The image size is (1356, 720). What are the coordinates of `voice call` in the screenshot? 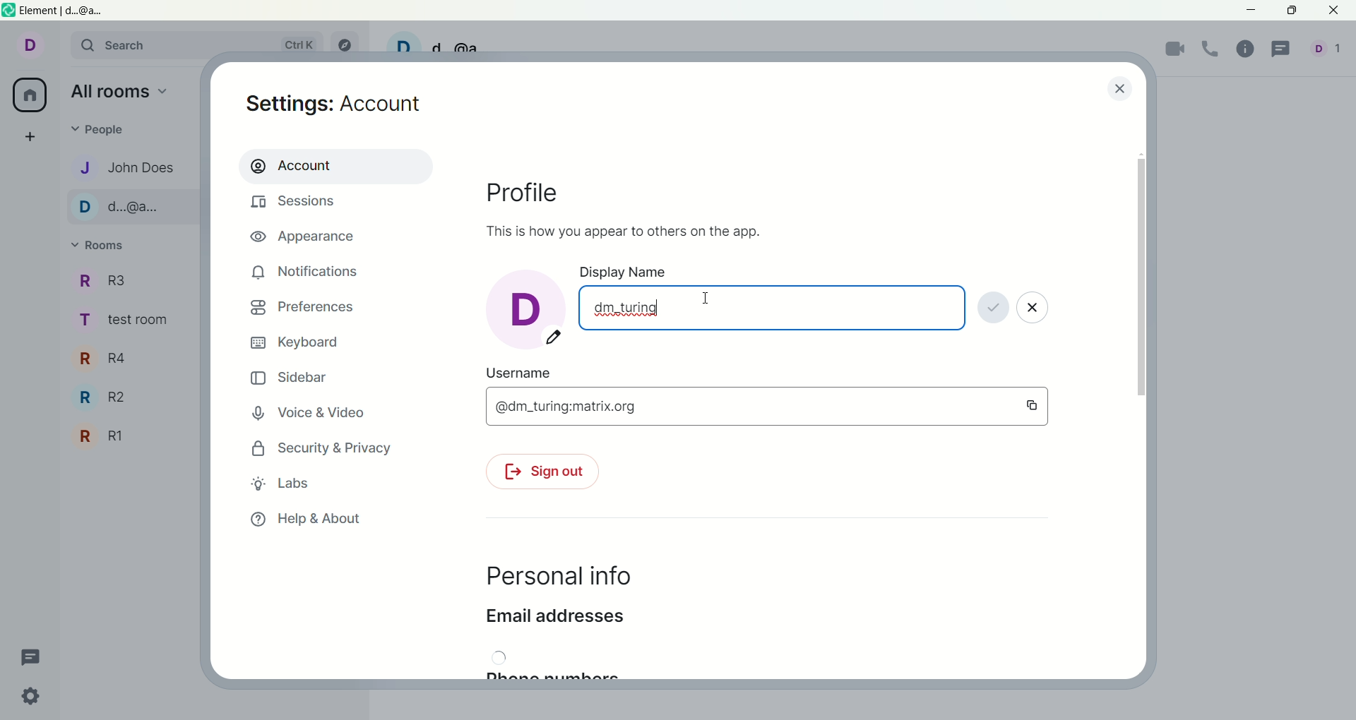 It's located at (1214, 49).